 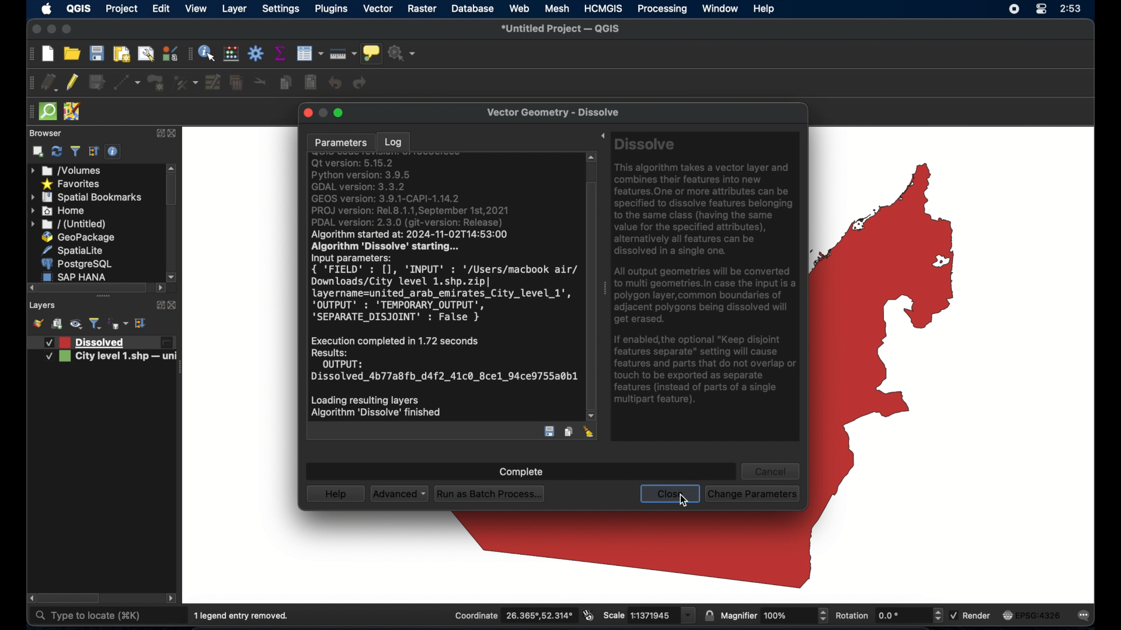 What do you see at coordinates (490, 494) in the screenshot?
I see `Run as batch process..` at bounding box center [490, 494].